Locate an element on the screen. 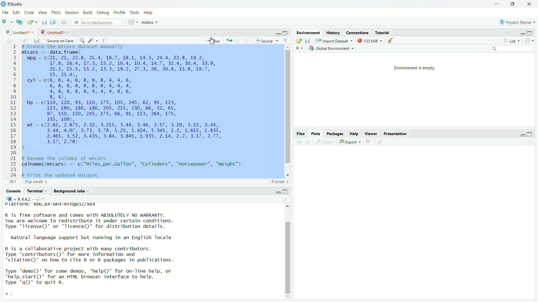  | Untitled5* » is located at coordinates (54, 32).